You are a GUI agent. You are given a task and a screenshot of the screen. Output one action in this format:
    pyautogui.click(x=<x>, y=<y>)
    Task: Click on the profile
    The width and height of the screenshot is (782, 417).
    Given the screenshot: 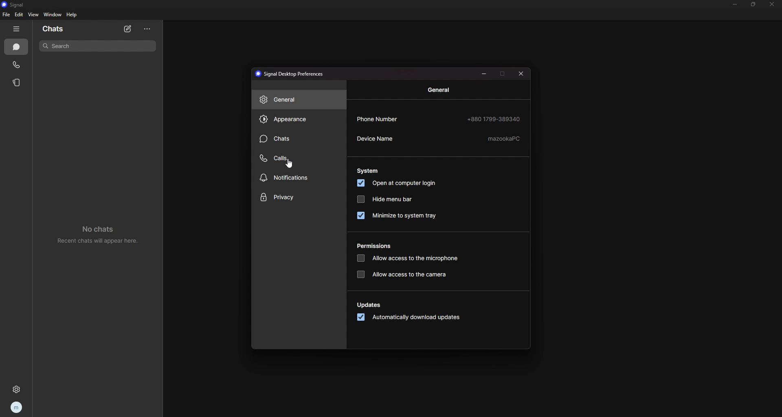 What is the action you would take?
    pyautogui.click(x=17, y=407)
    